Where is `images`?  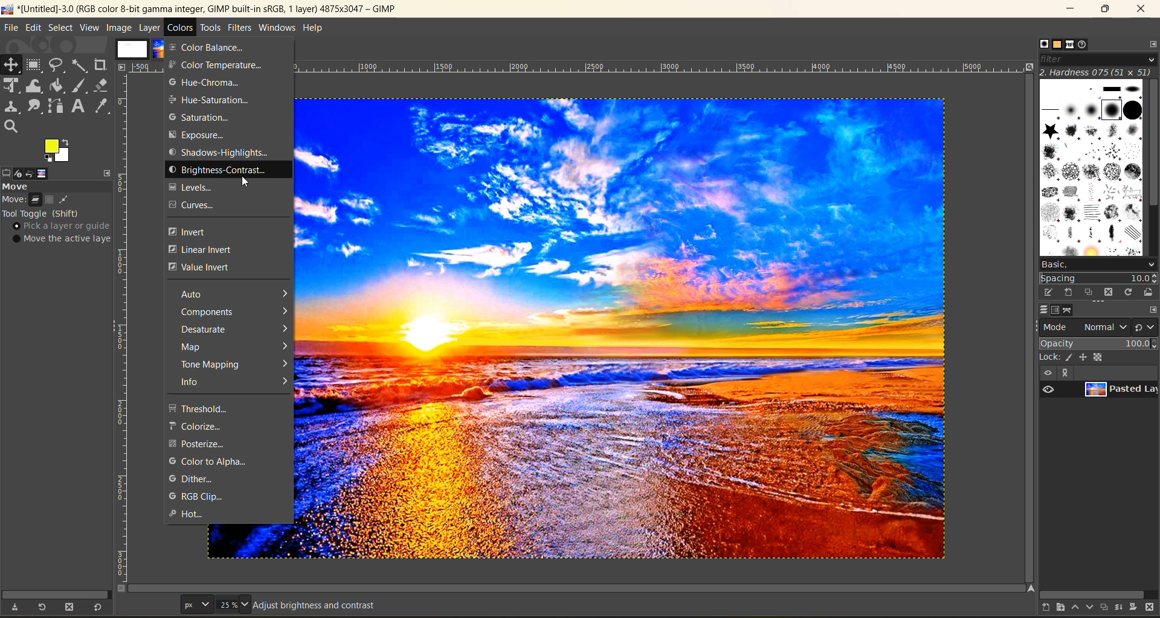 images is located at coordinates (42, 174).